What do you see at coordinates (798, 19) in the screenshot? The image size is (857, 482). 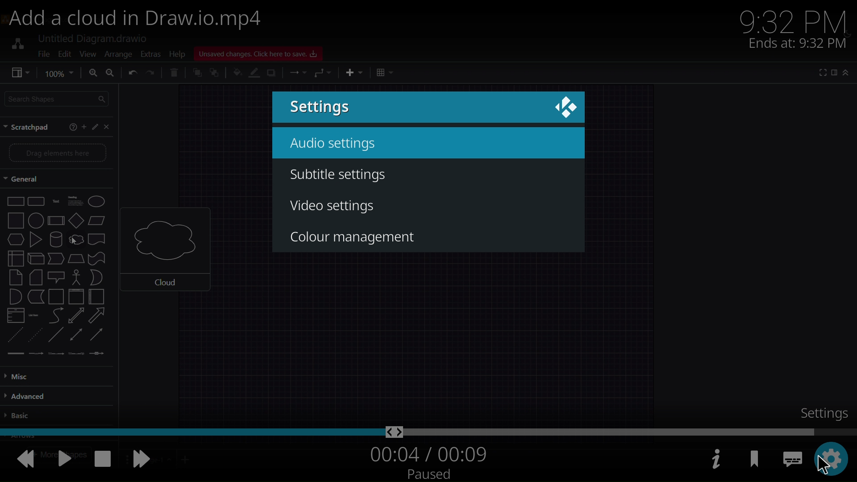 I see `9:32 PM` at bounding box center [798, 19].